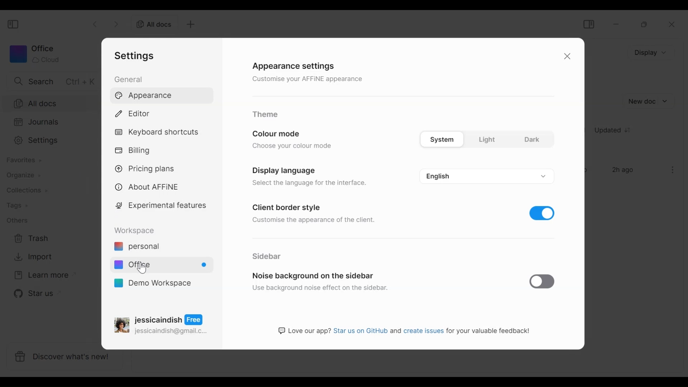 This screenshot has width=688, height=387. What do you see at coordinates (134, 151) in the screenshot?
I see `Biling` at bounding box center [134, 151].